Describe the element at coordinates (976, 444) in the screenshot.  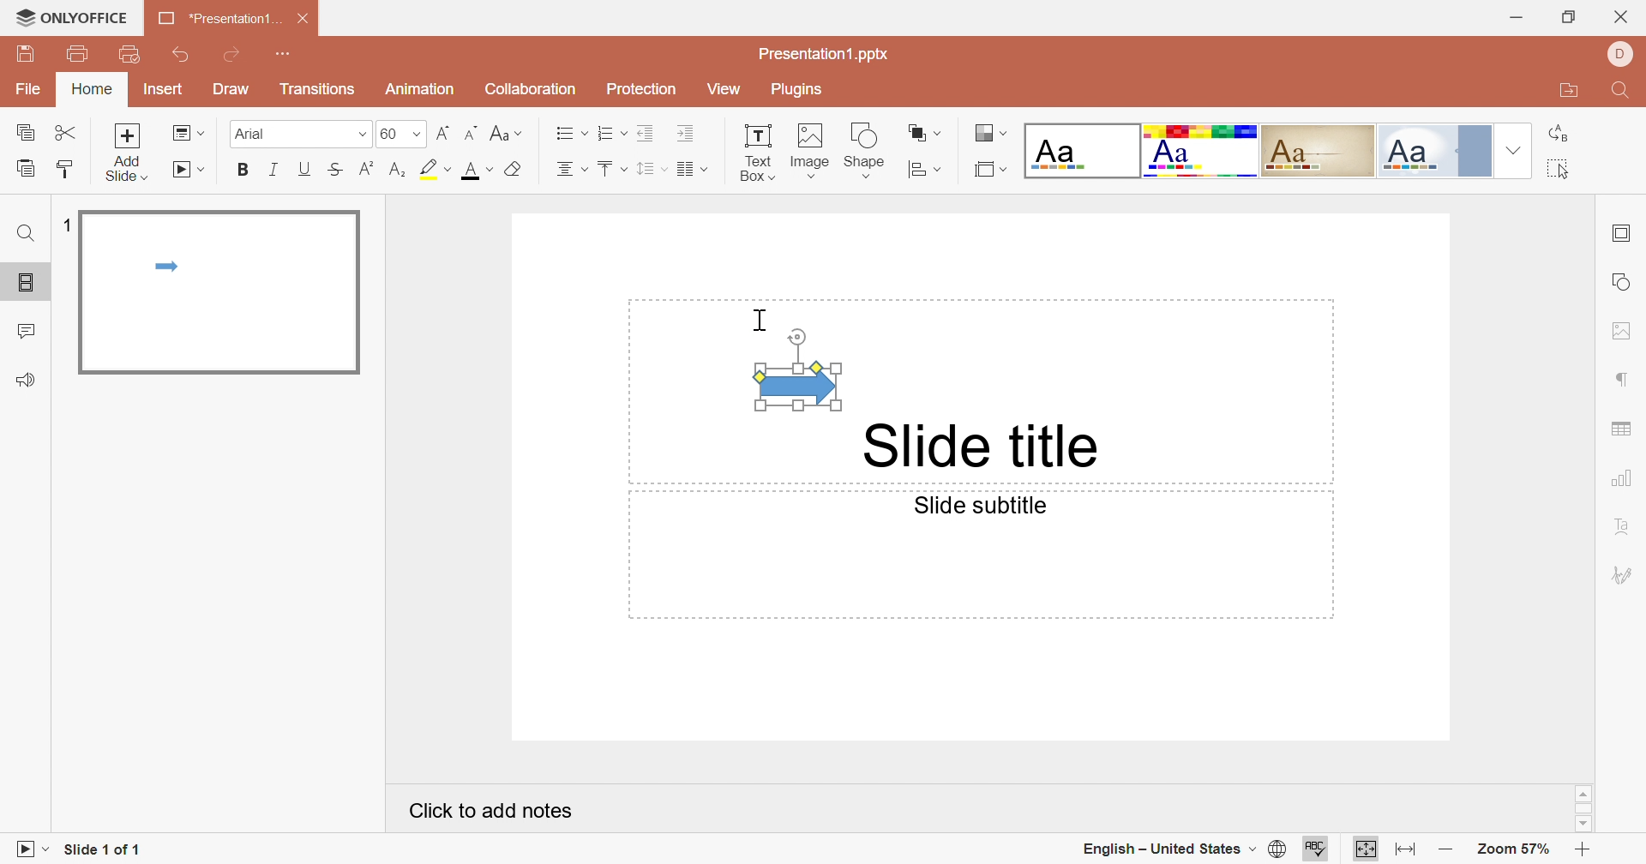
I see `Slide title` at that location.